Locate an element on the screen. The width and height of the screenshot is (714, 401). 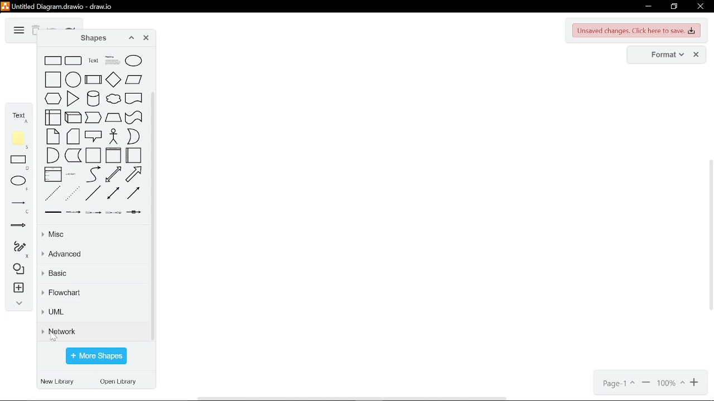
arrows is located at coordinates (18, 227).